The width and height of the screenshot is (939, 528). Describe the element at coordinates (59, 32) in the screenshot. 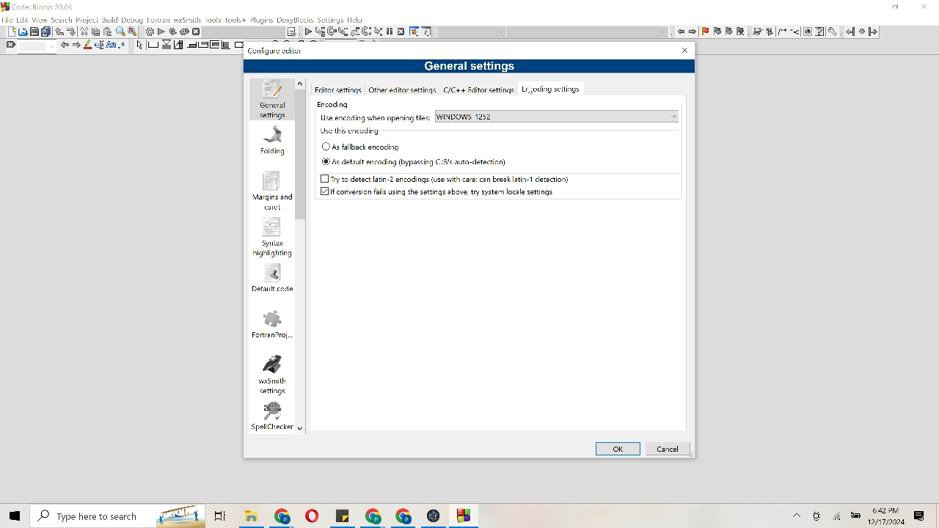

I see `Move up or down` at that location.